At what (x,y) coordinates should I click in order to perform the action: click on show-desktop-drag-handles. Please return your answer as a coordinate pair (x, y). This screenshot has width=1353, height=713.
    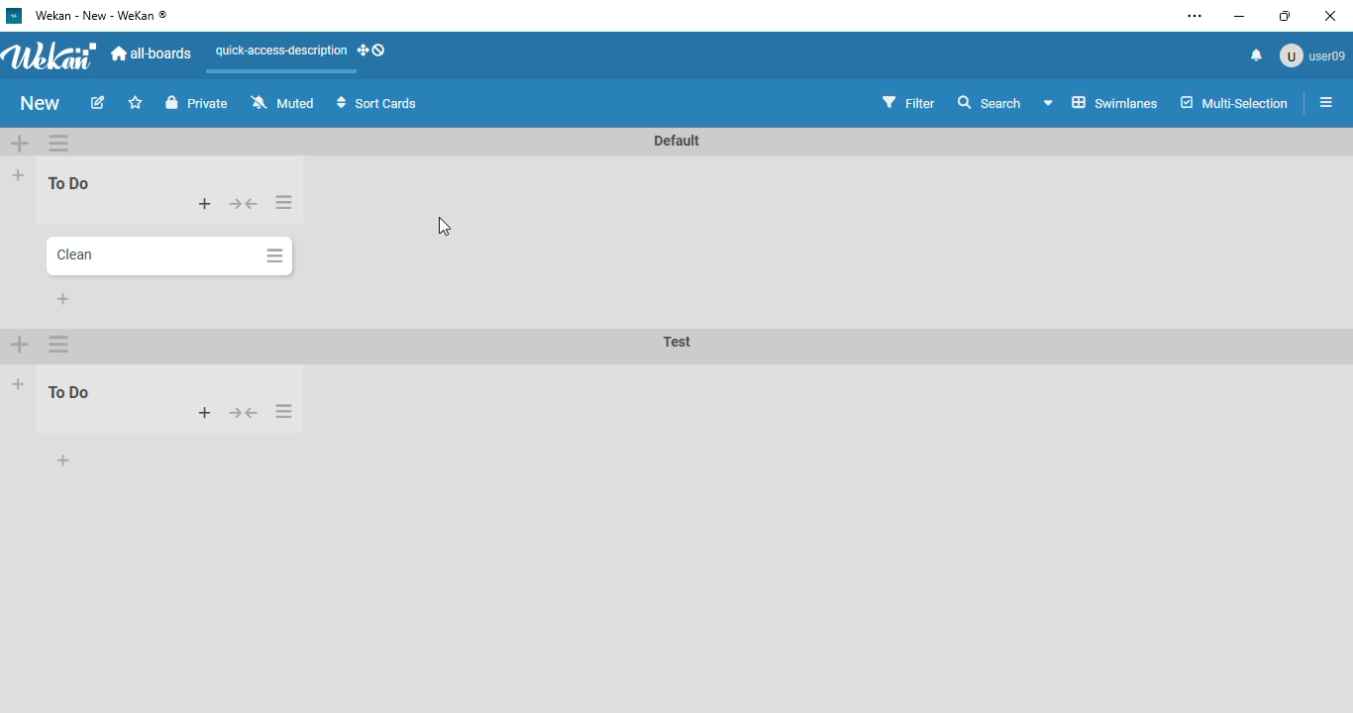
    Looking at the image, I should click on (371, 51).